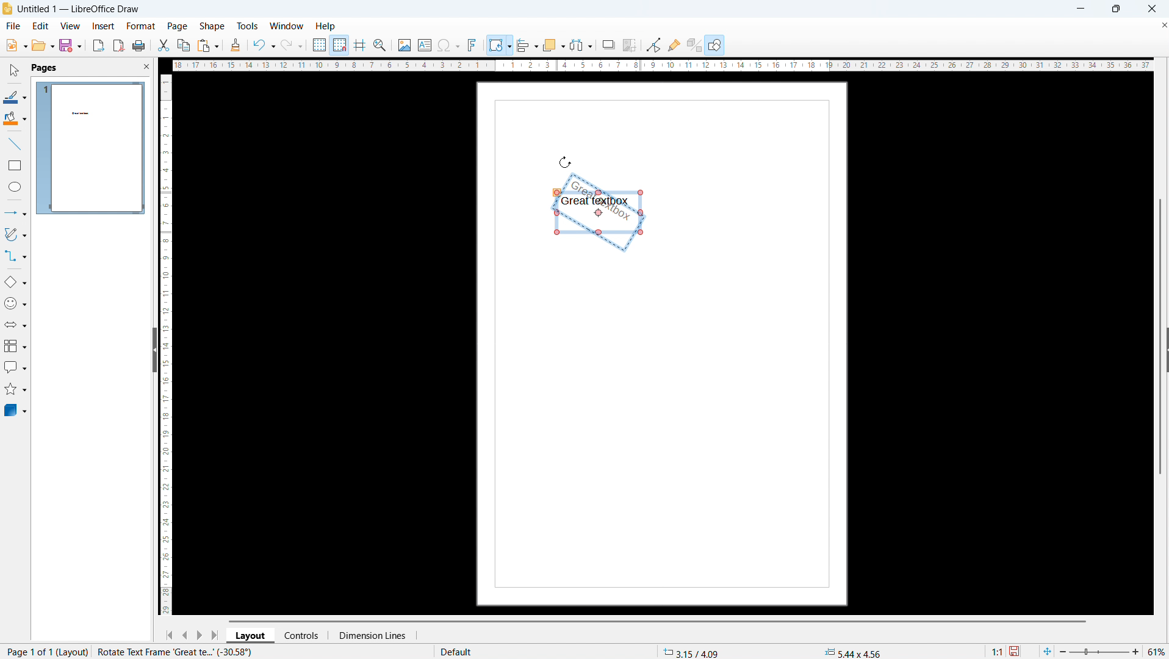 The image size is (1169, 659). I want to click on page 1, so click(91, 148).